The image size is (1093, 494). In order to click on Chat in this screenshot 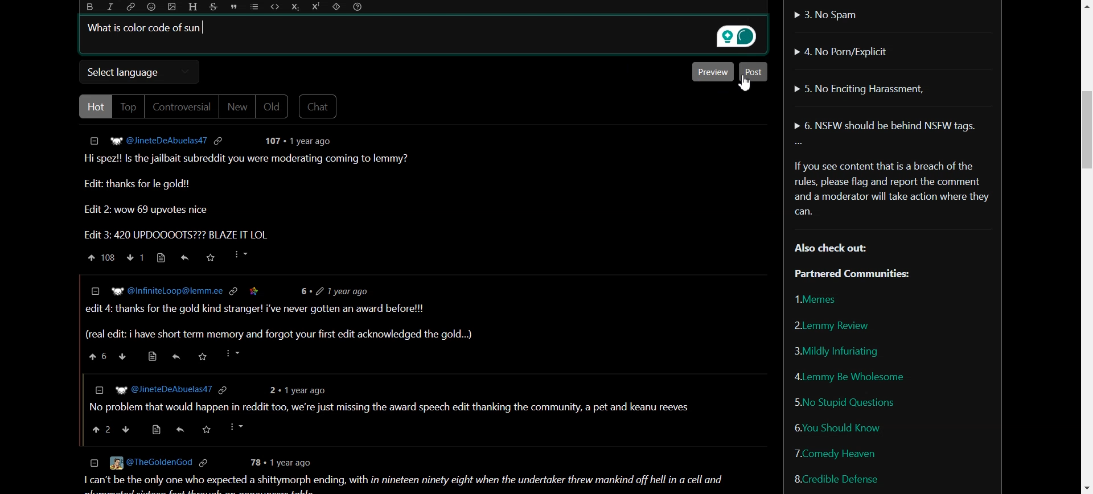, I will do `click(319, 106)`.